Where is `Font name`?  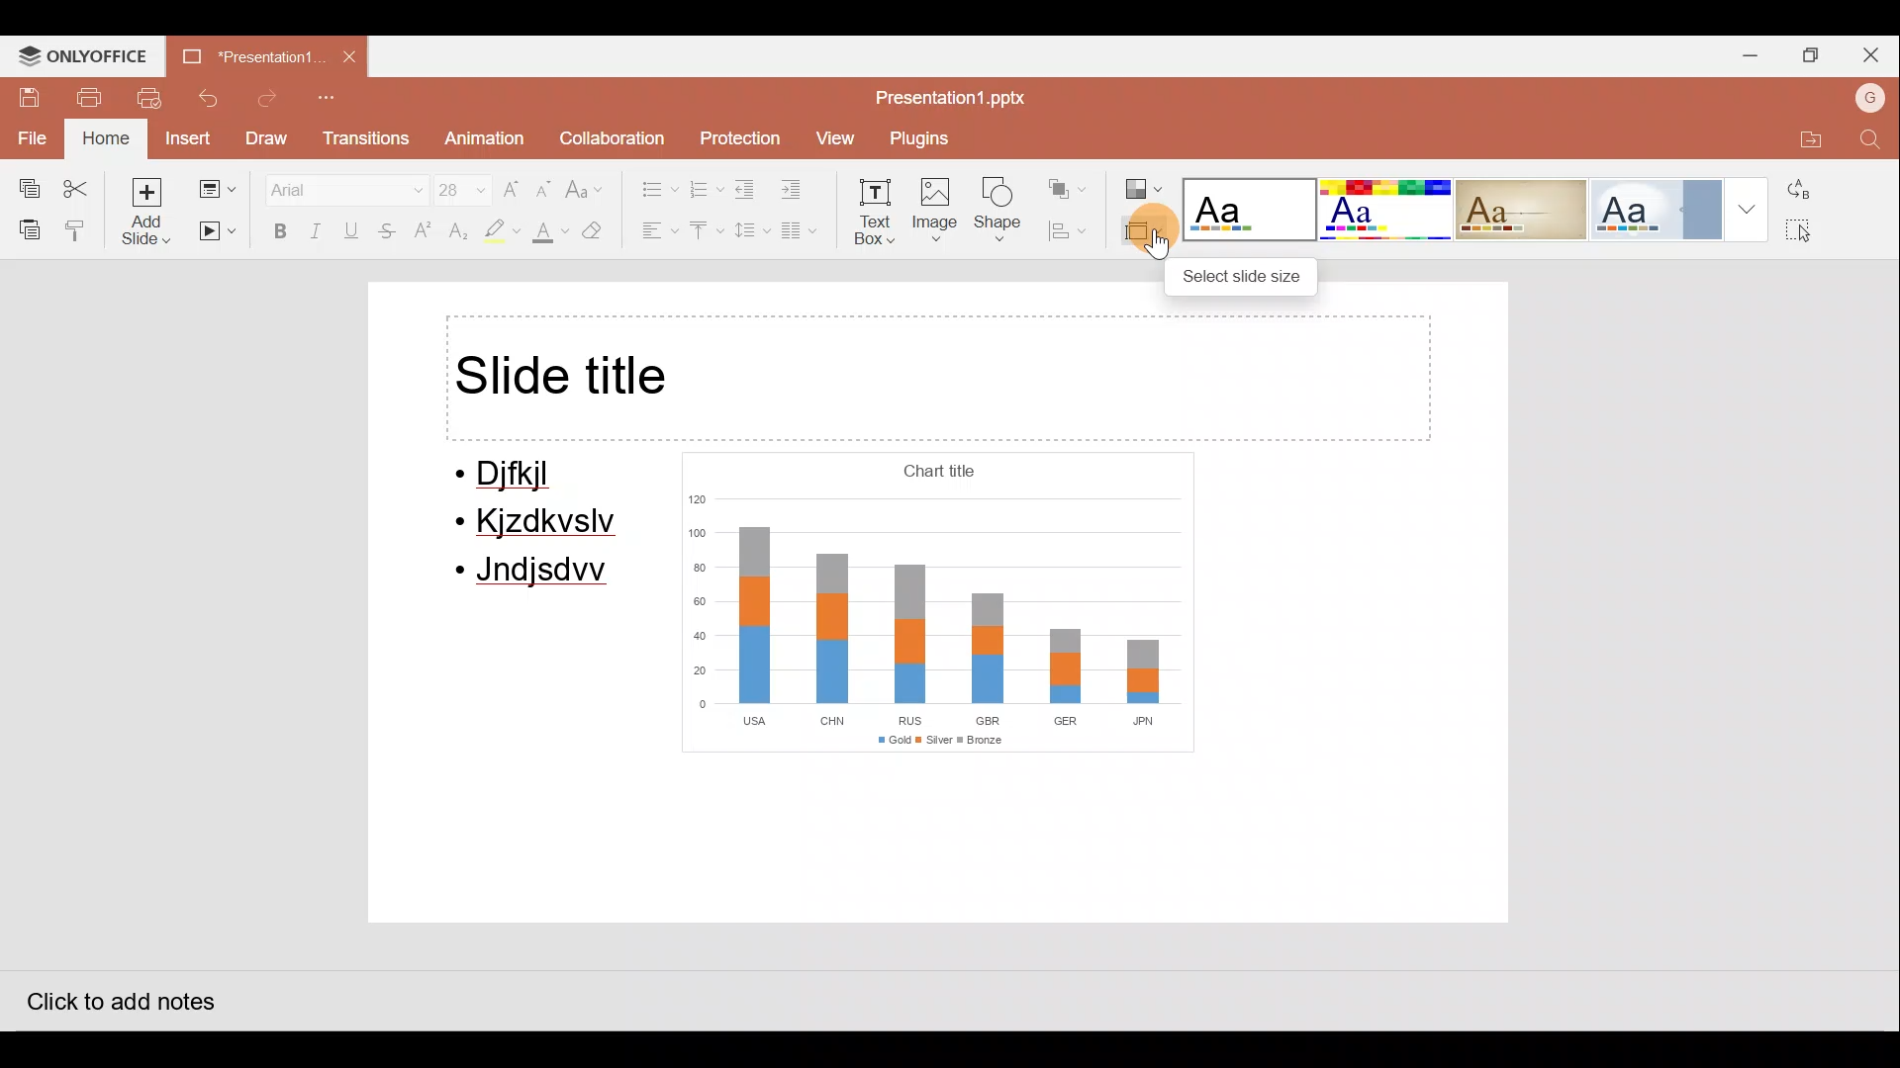
Font name is located at coordinates (333, 186).